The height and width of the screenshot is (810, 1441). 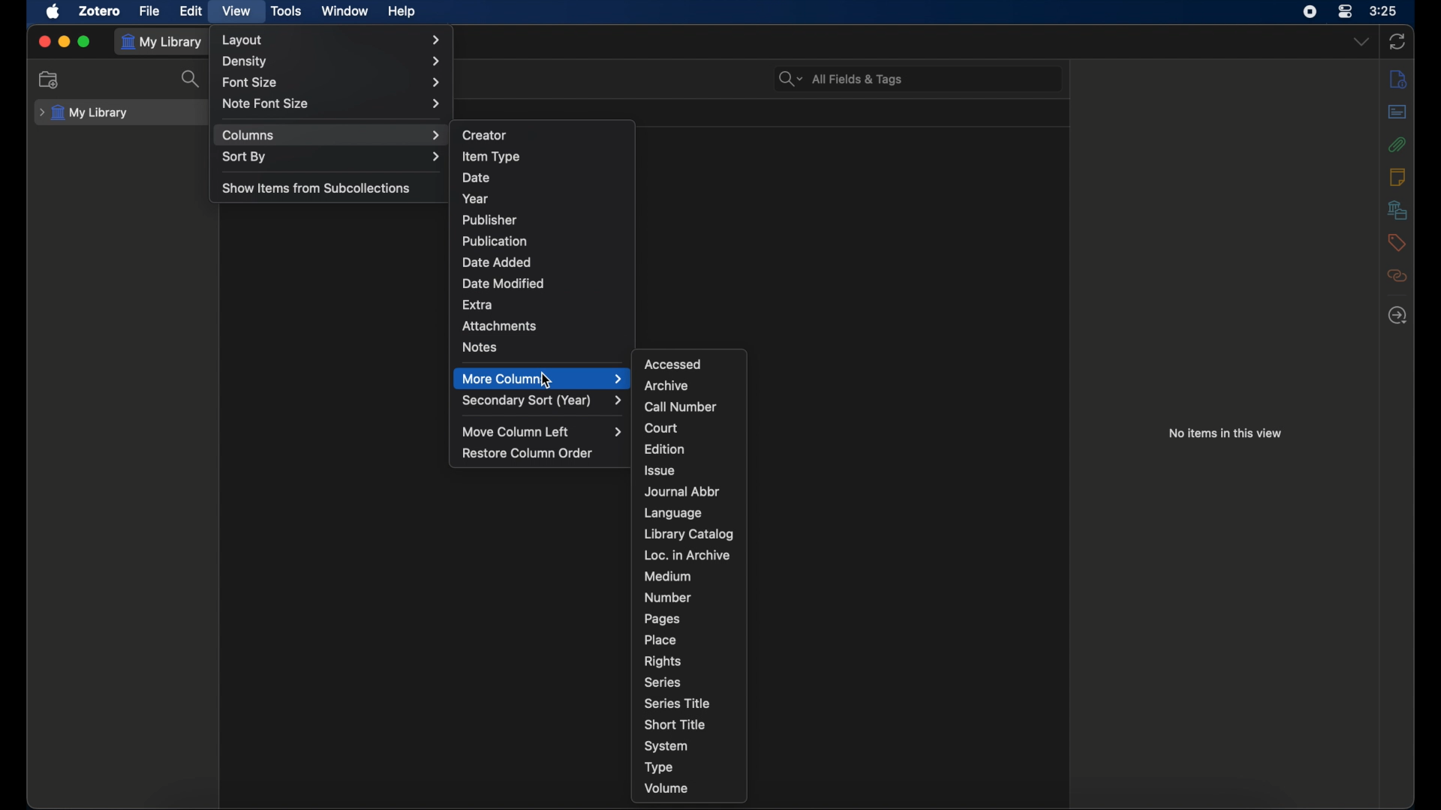 I want to click on file, so click(x=150, y=10).